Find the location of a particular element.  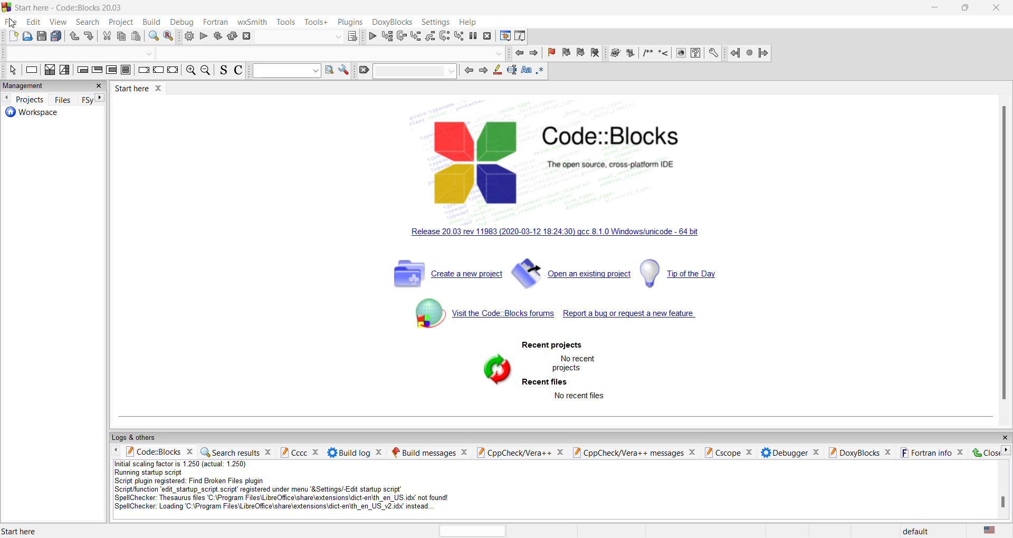

source comments is located at coordinates (224, 71).